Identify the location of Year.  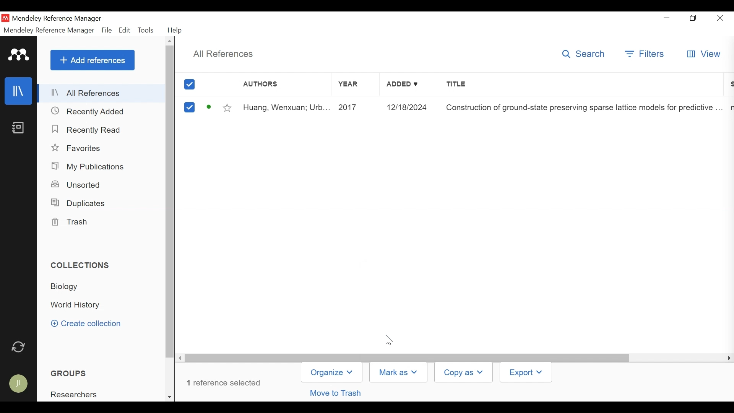
(357, 108).